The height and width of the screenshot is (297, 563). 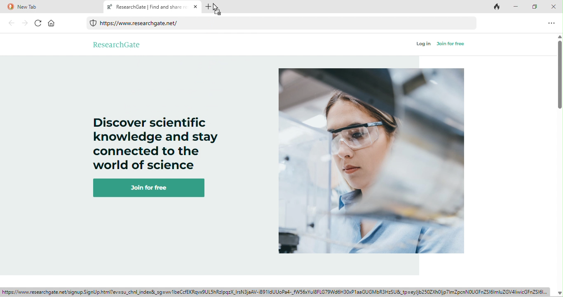 What do you see at coordinates (12, 23) in the screenshot?
I see `back` at bounding box center [12, 23].